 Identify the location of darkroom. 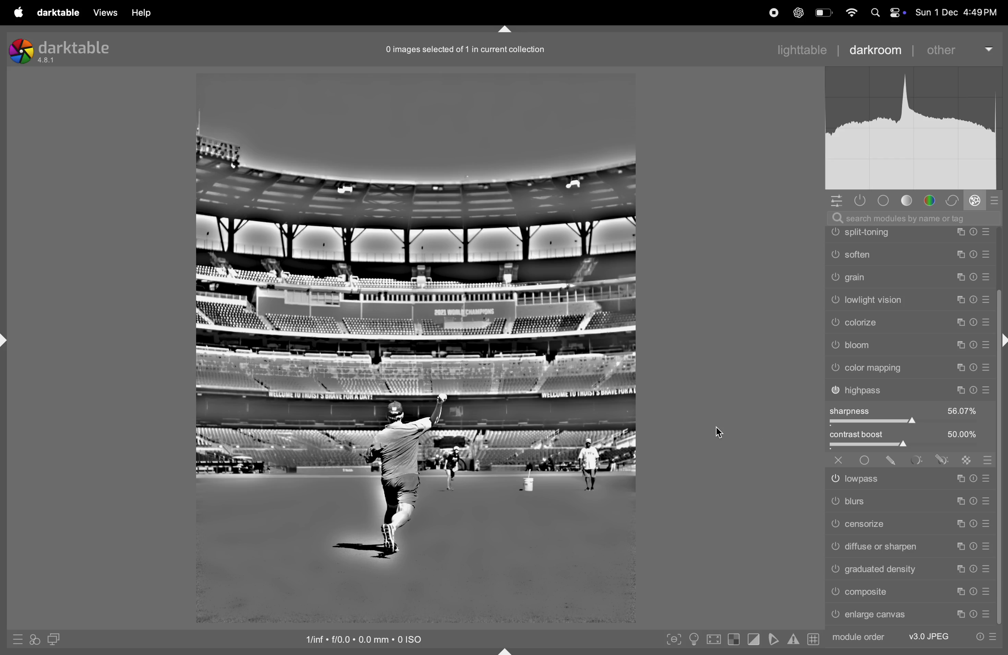
(873, 48).